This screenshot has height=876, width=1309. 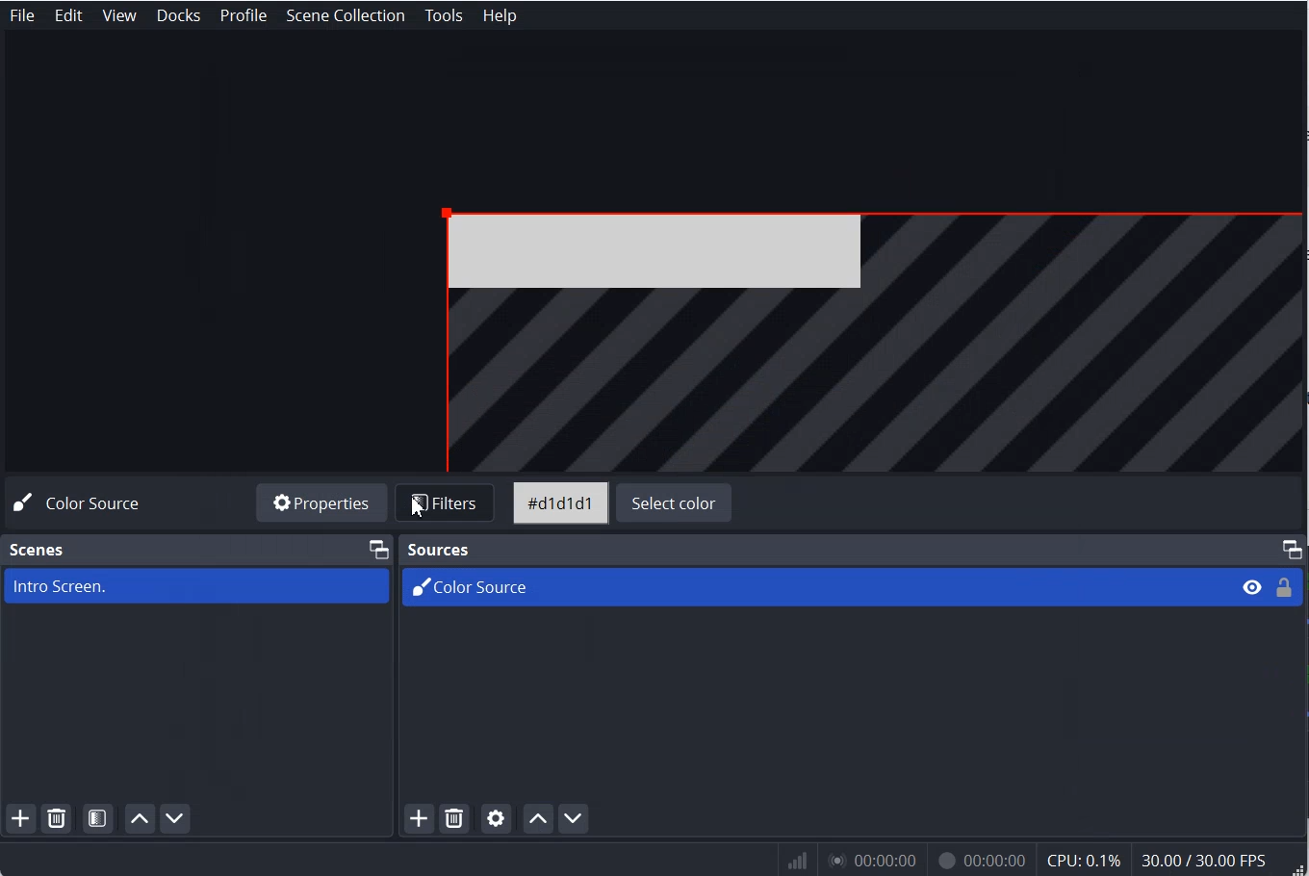 I want to click on Move Source Down, so click(x=574, y=818).